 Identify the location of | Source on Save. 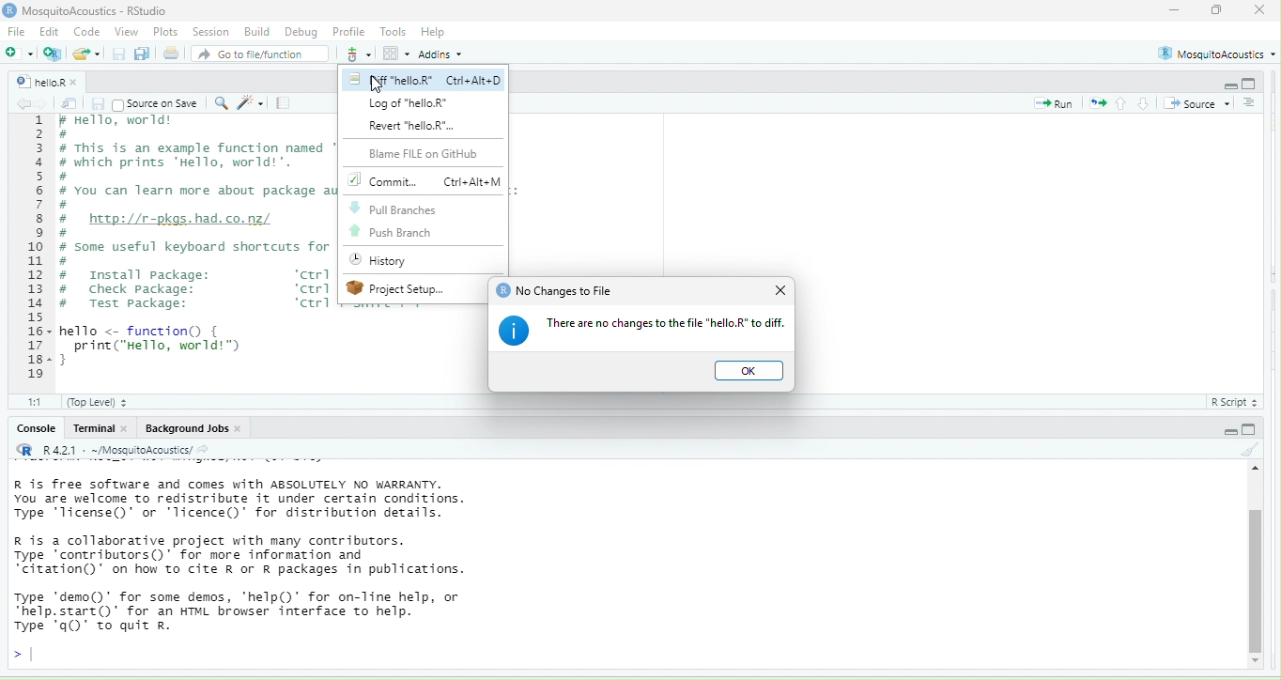
(159, 105).